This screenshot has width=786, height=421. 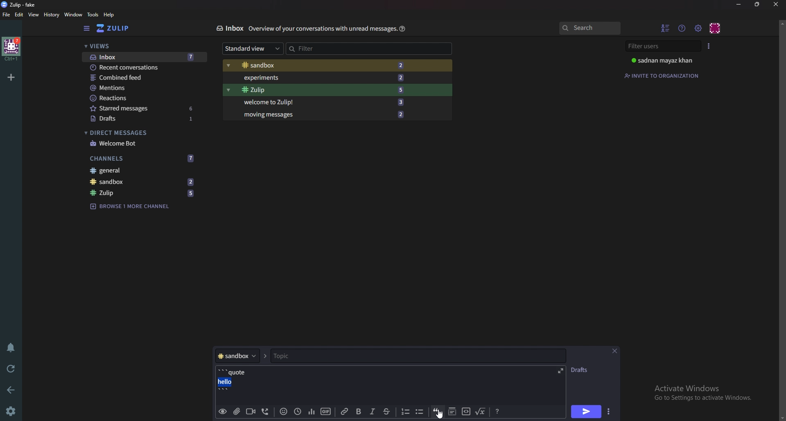 What do you see at coordinates (666, 27) in the screenshot?
I see `Hide user list` at bounding box center [666, 27].